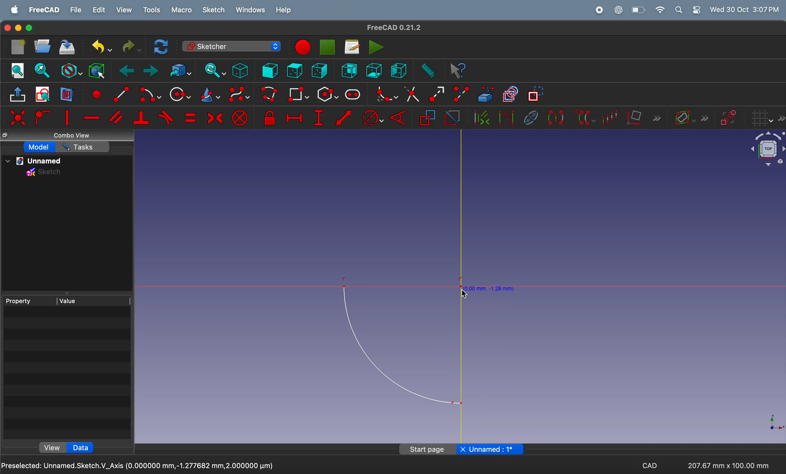 Image resolution: width=786 pixels, height=474 pixels. Describe the element at coordinates (117, 117) in the screenshot. I see `constrain parallel` at that location.